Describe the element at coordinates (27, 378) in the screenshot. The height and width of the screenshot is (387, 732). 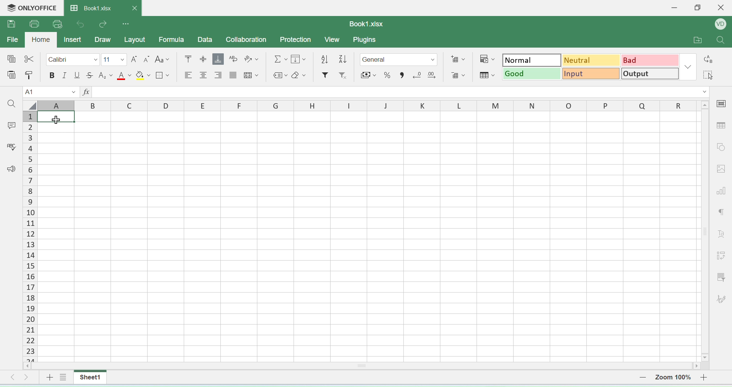
I see `move right` at that location.